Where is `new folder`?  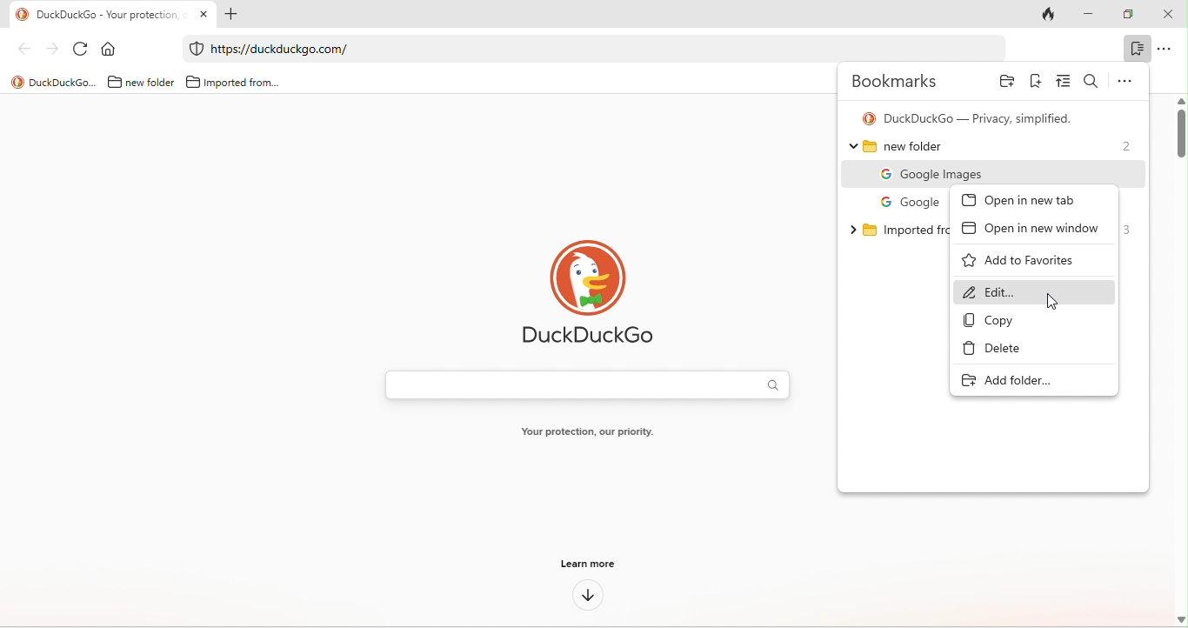
new folder is located at coordinates (138, 82).